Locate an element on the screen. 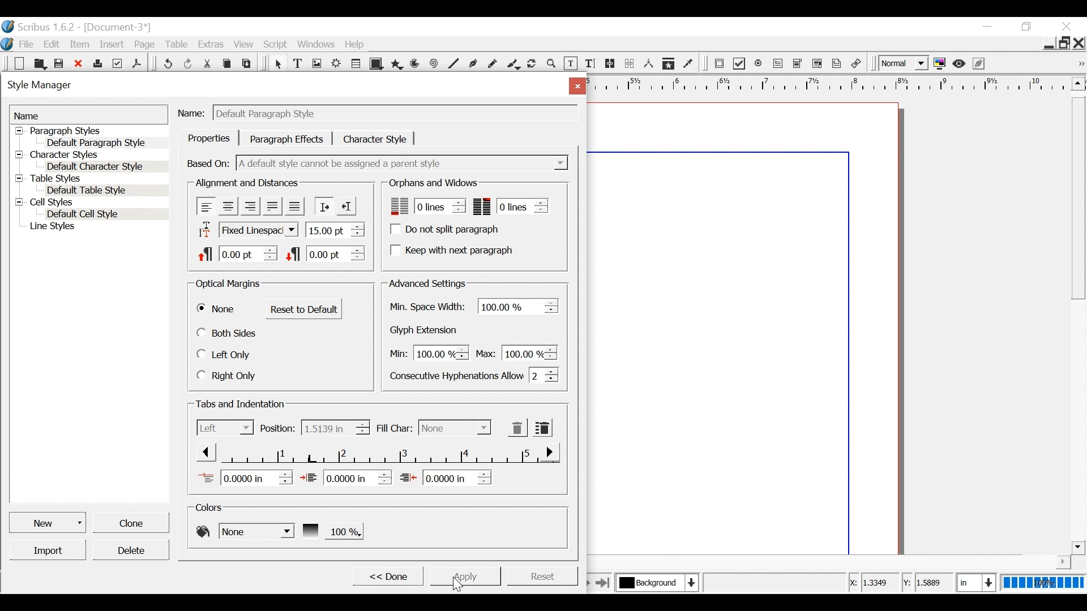 This screenshot has width=1087, height=611. Default Character Styles is located at coordinates (106, 167).